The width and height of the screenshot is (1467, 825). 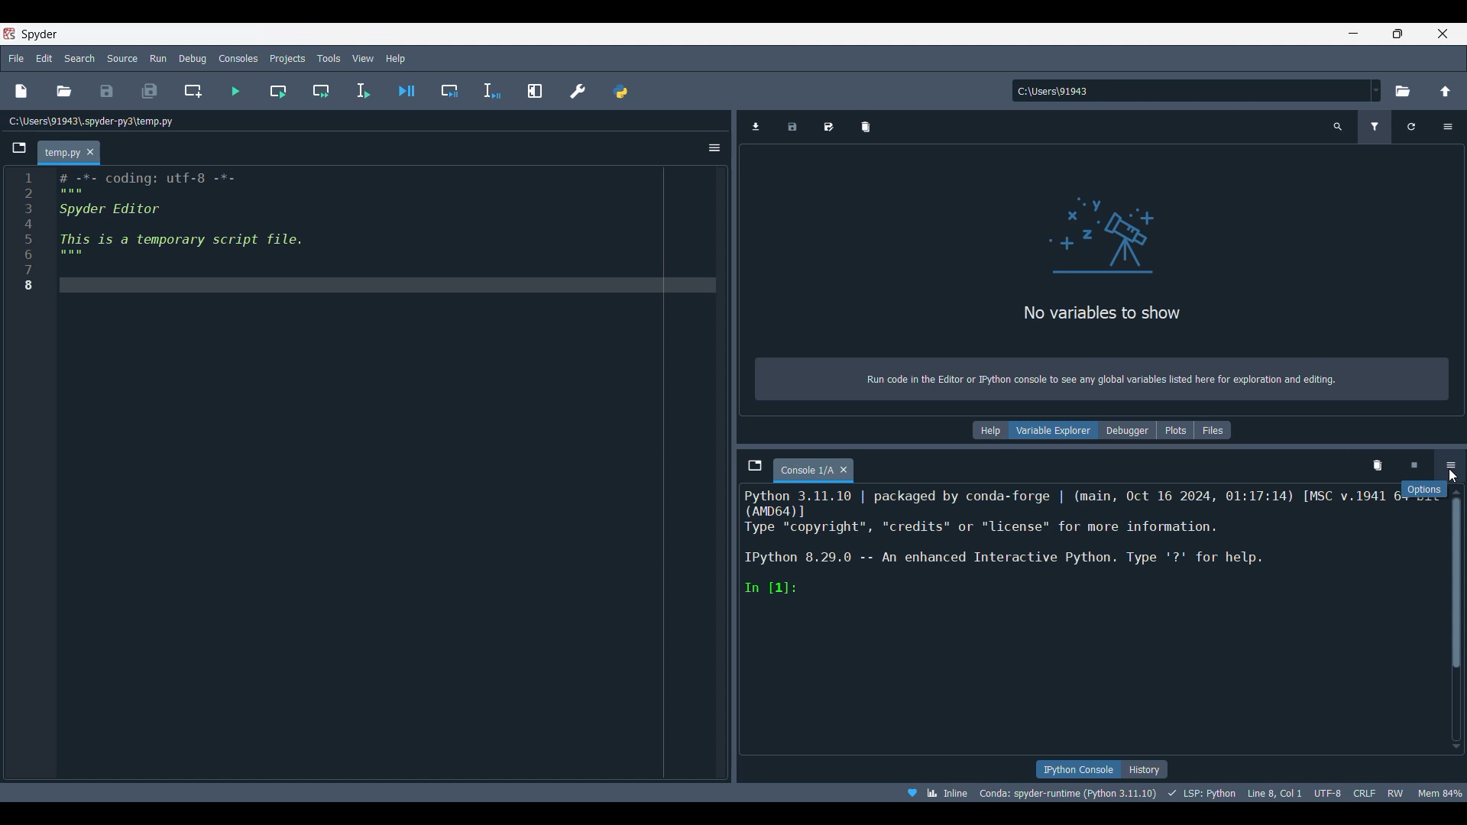 I want to click on Maximize current pane, so click(x=535, y=91).